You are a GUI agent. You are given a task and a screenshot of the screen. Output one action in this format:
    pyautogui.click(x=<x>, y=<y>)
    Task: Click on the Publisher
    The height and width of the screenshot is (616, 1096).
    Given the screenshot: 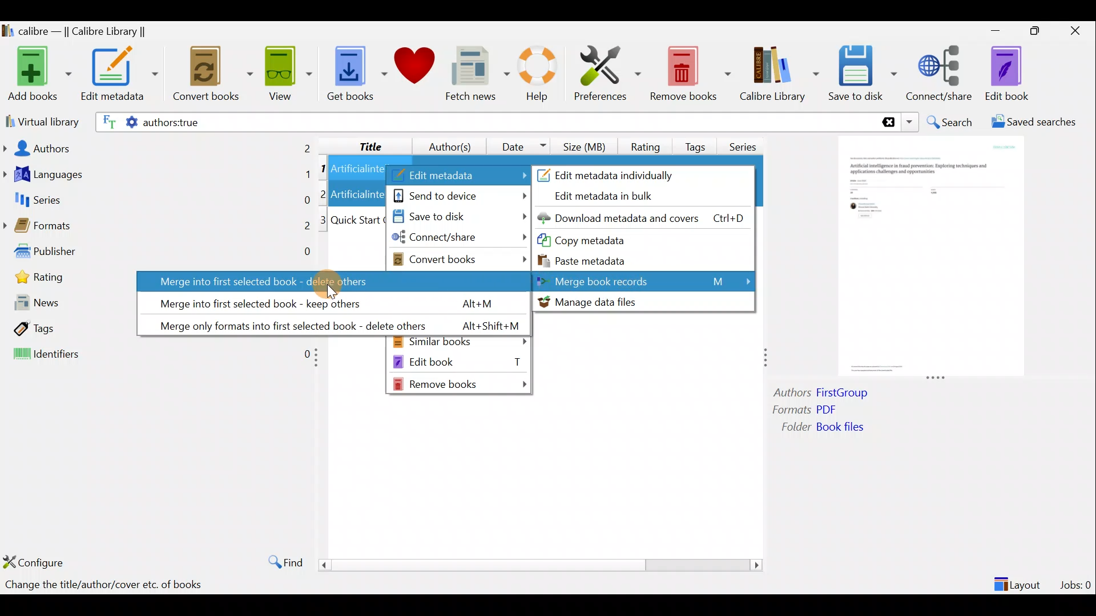 What is the action you would take?
    pyautogui.click(x=159, y=254)
    